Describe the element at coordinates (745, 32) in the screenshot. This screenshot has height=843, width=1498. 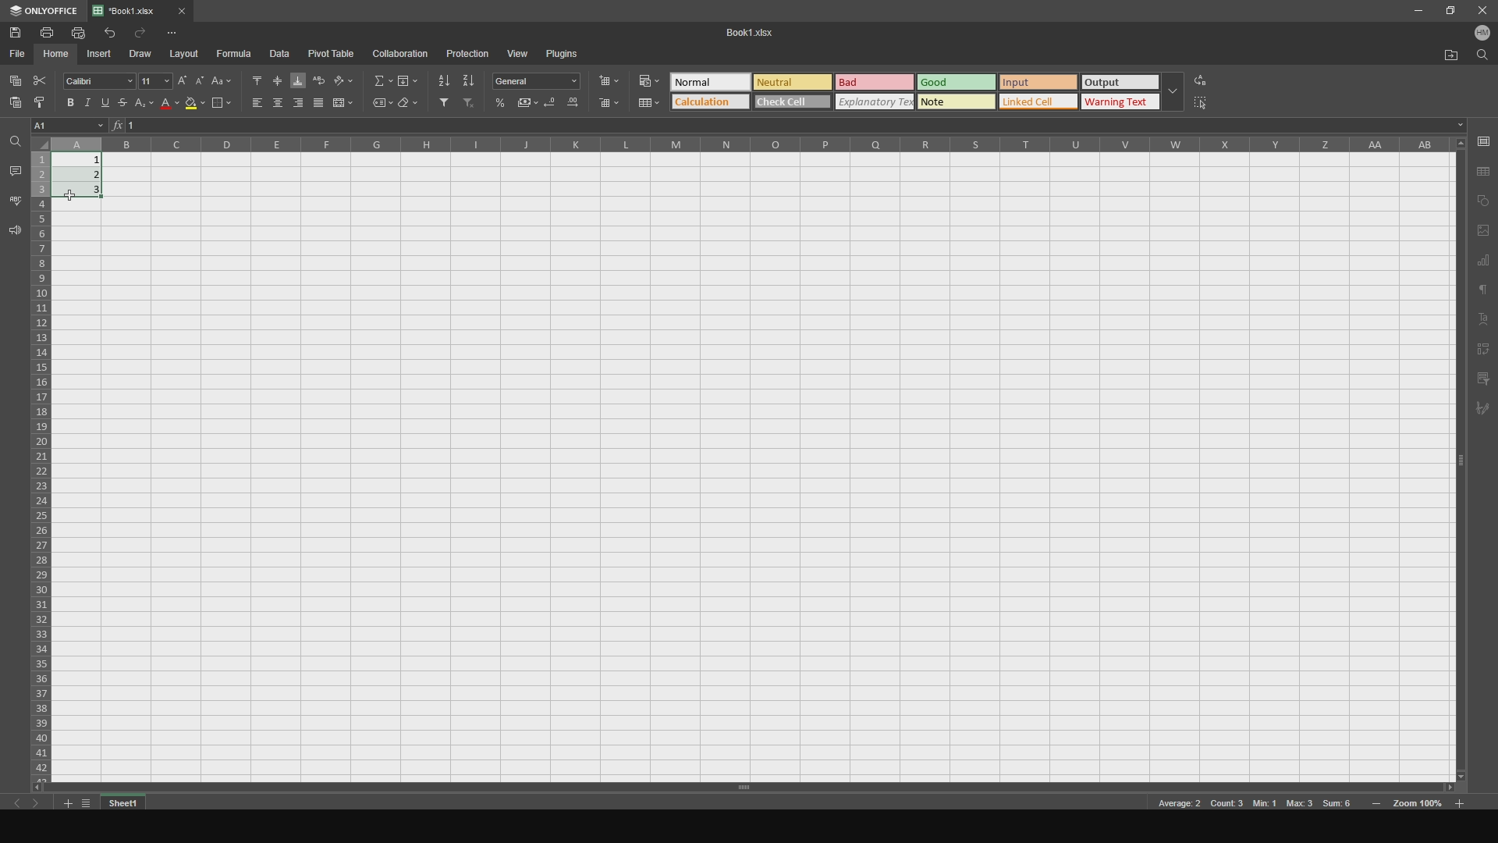
I see `title name` at that location.